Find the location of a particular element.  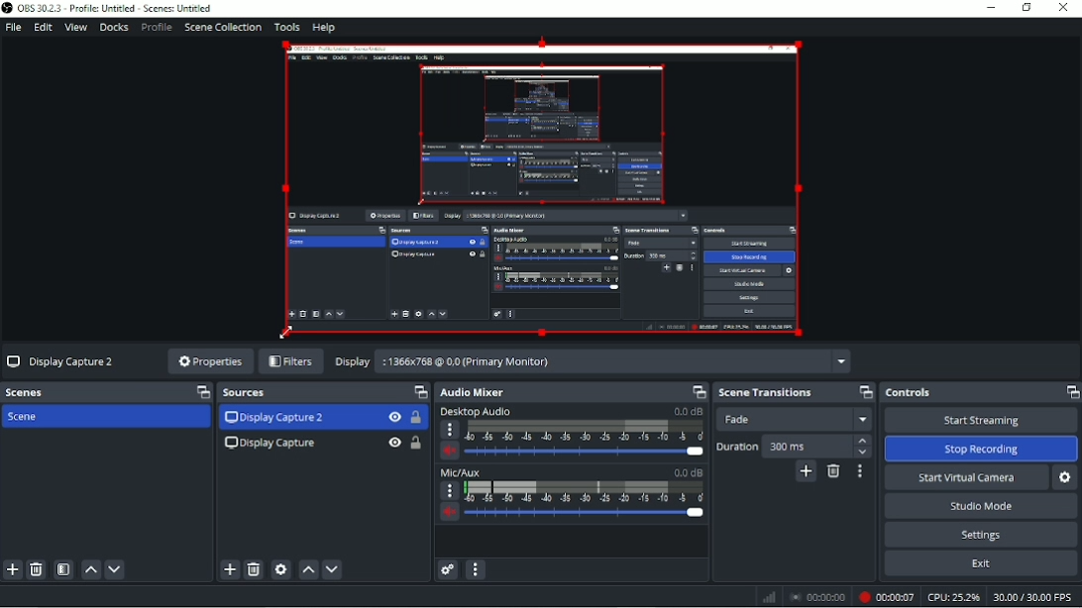

Scene transitions is located at coordinates (767, 393).